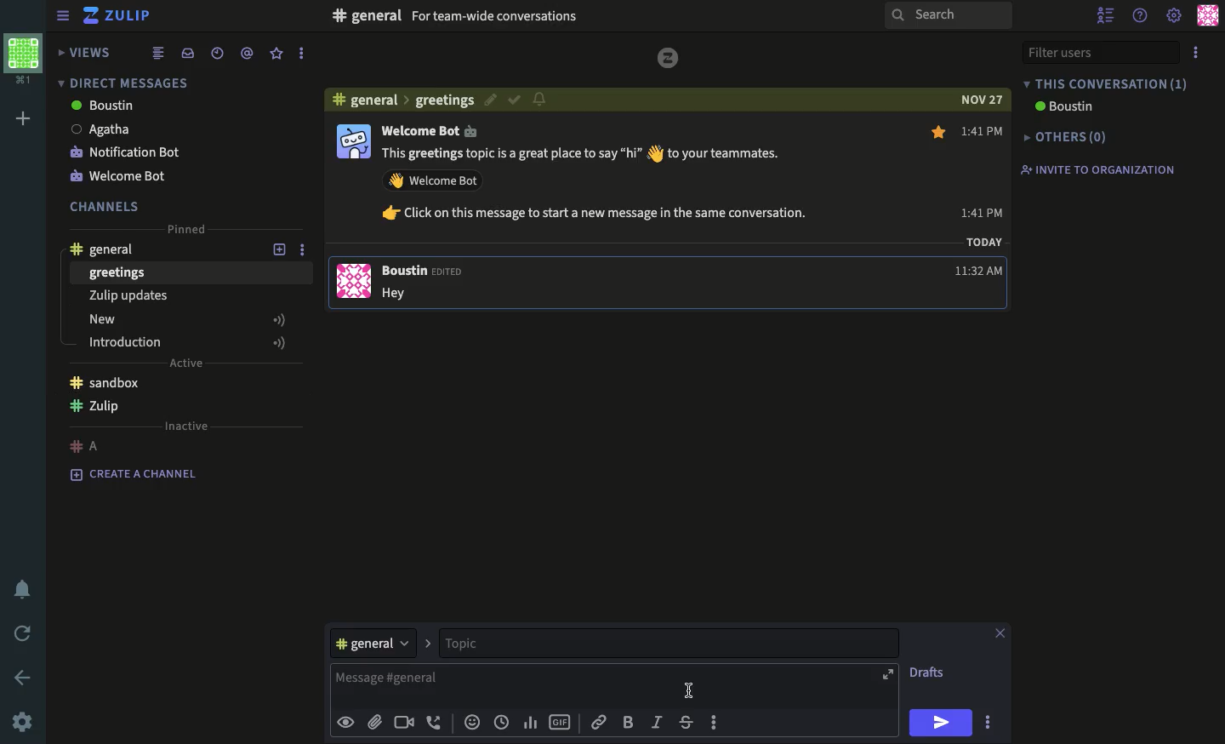 Image resolution: width=1225 pixels, height=744 pixels. I want to click on send, so click(939, 723).